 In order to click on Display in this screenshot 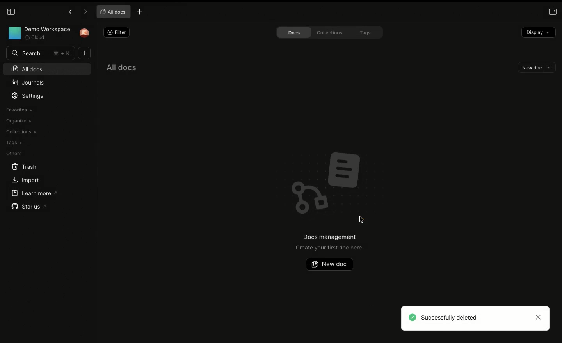, I will do `click(538, 31)`.